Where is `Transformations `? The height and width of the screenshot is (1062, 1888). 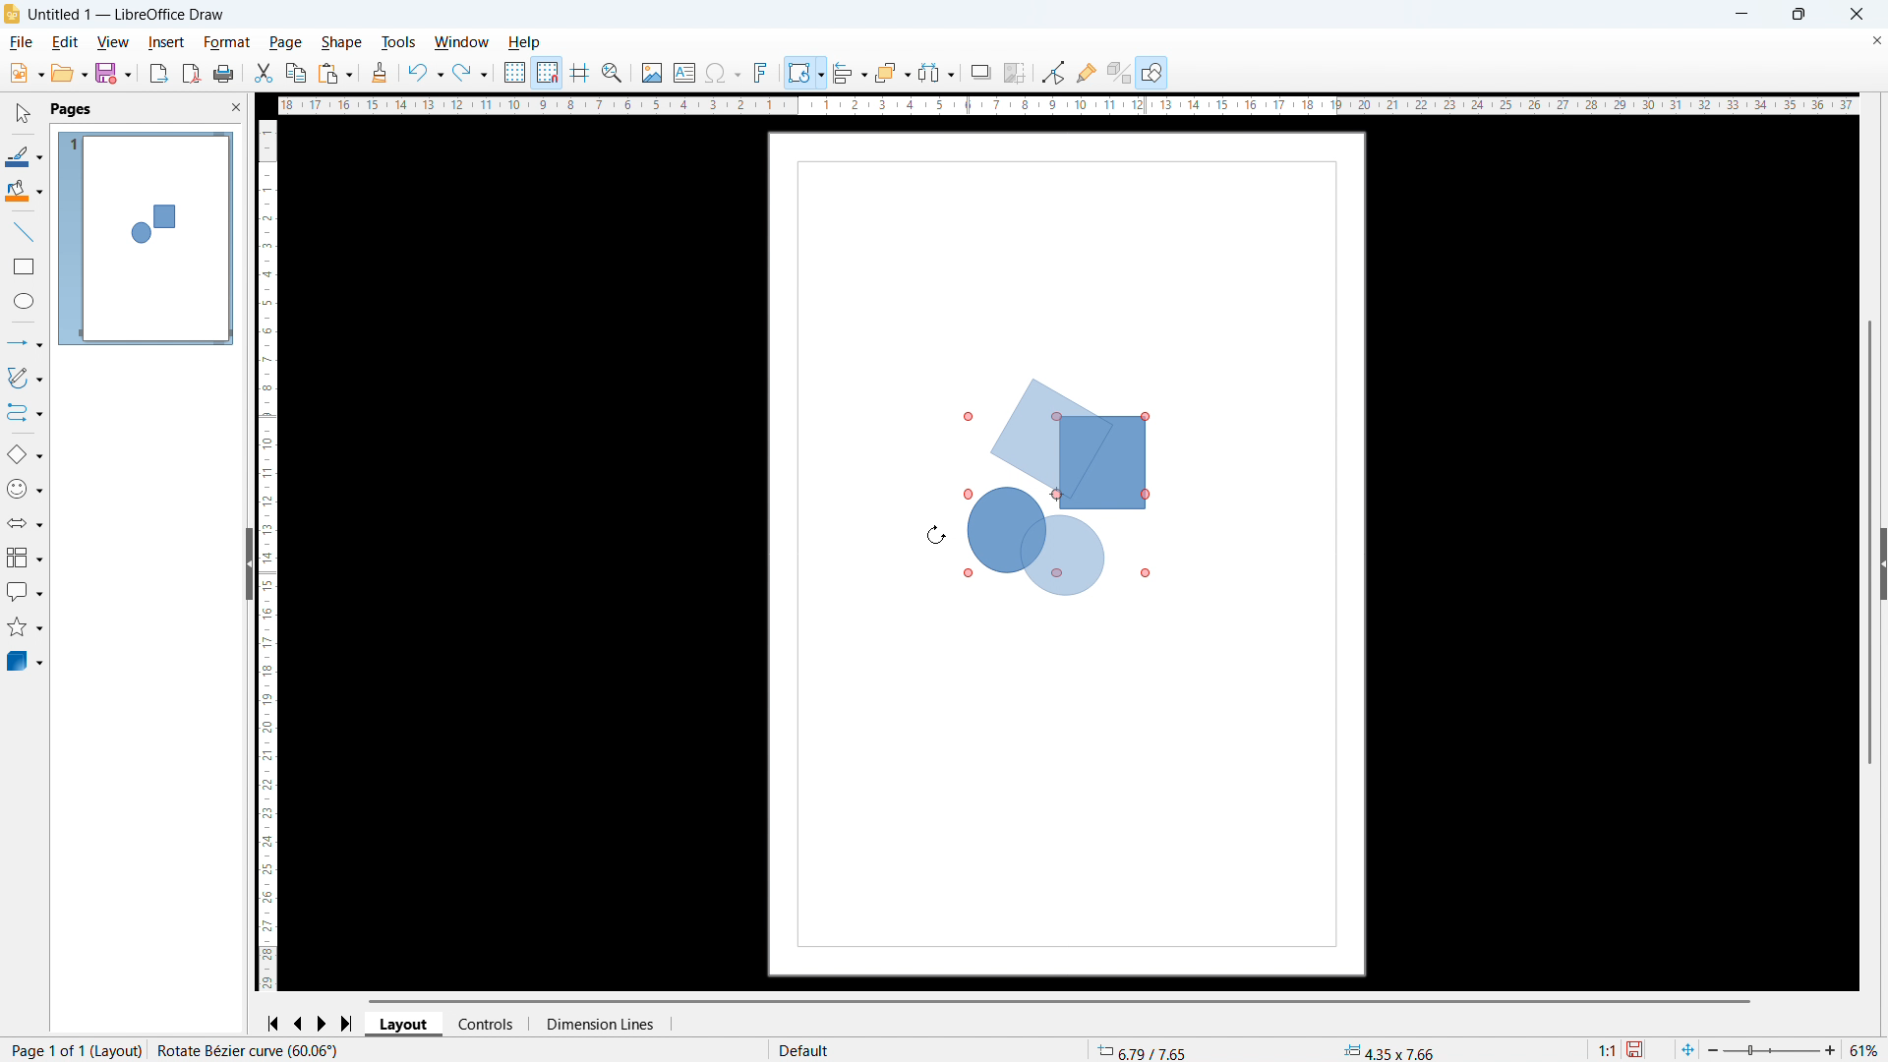 Transformations  is located at coordinates (805, 73).